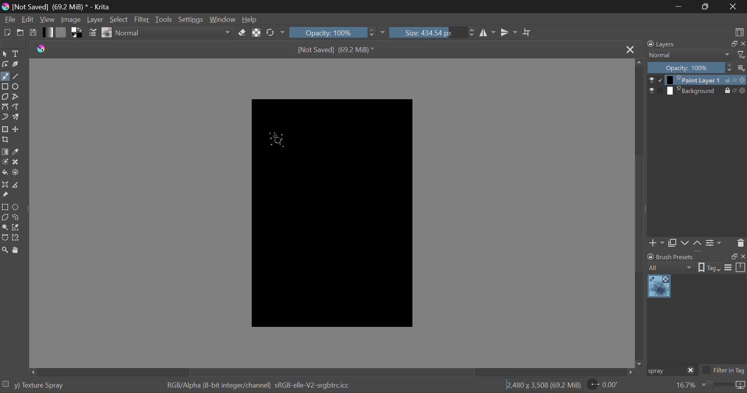 The height and width of the screenshot is (393, 747). Describe the element at coordinates (5, 64) in the screenshot. I see `Edit Shapes` at that location.